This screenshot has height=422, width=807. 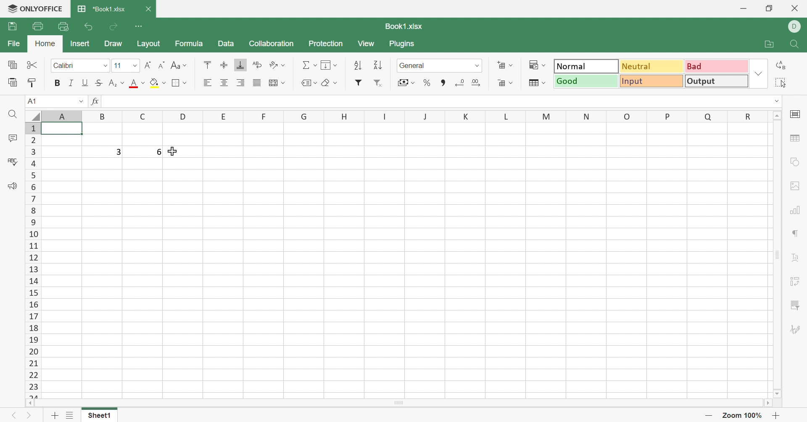 I want to click on Close, so click(x=148, y=9).